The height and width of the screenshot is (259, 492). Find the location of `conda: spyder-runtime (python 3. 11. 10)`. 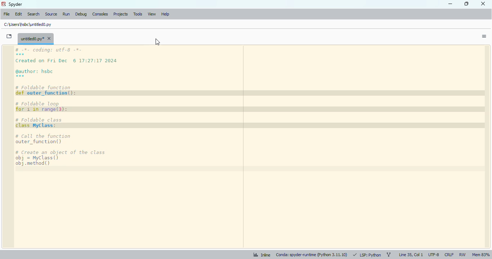

conda: spyder-runtime (python 3. 11. 10) is located at coordinates (312, 254).